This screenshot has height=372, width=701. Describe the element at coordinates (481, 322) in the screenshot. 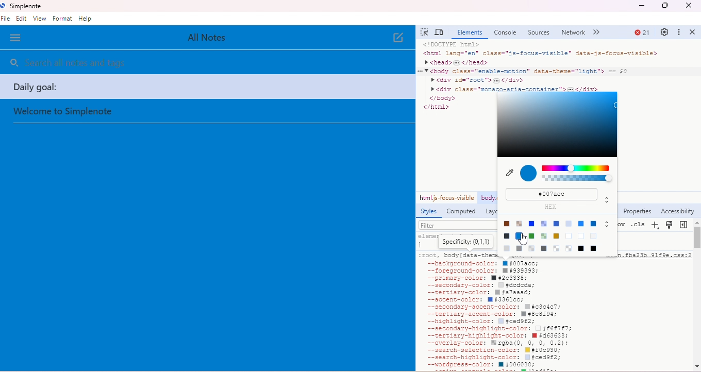

I see `highlight-color` at that location.